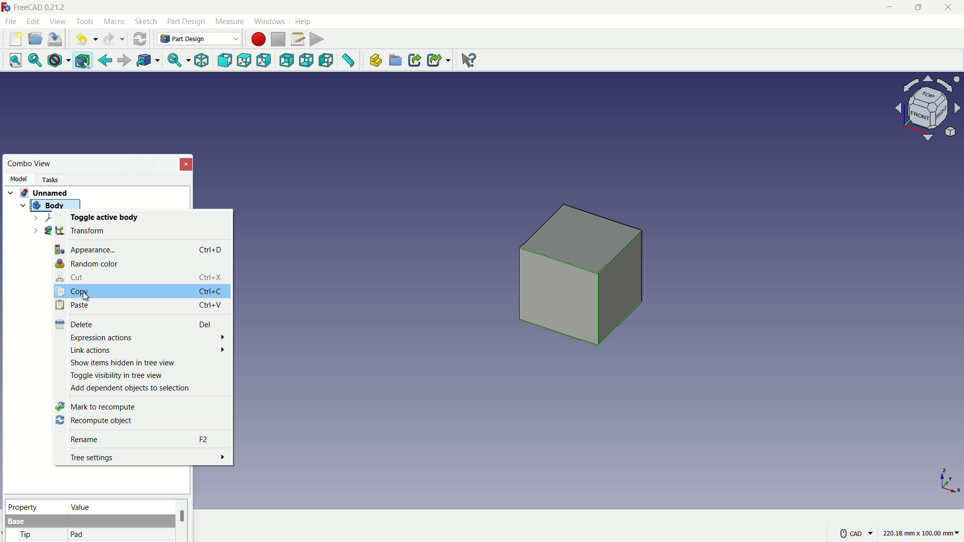 This screenshot has width=964, height=542. Describe the element at coordinates (182, 520) in the screenshot. I see `scroll bar` at that location.